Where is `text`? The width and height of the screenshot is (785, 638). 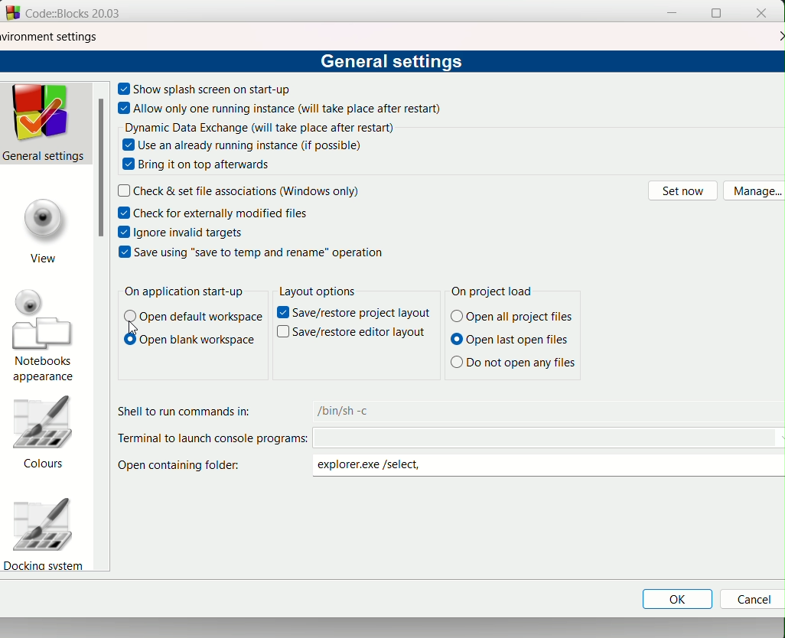 text is located at coordinates (223, 213).